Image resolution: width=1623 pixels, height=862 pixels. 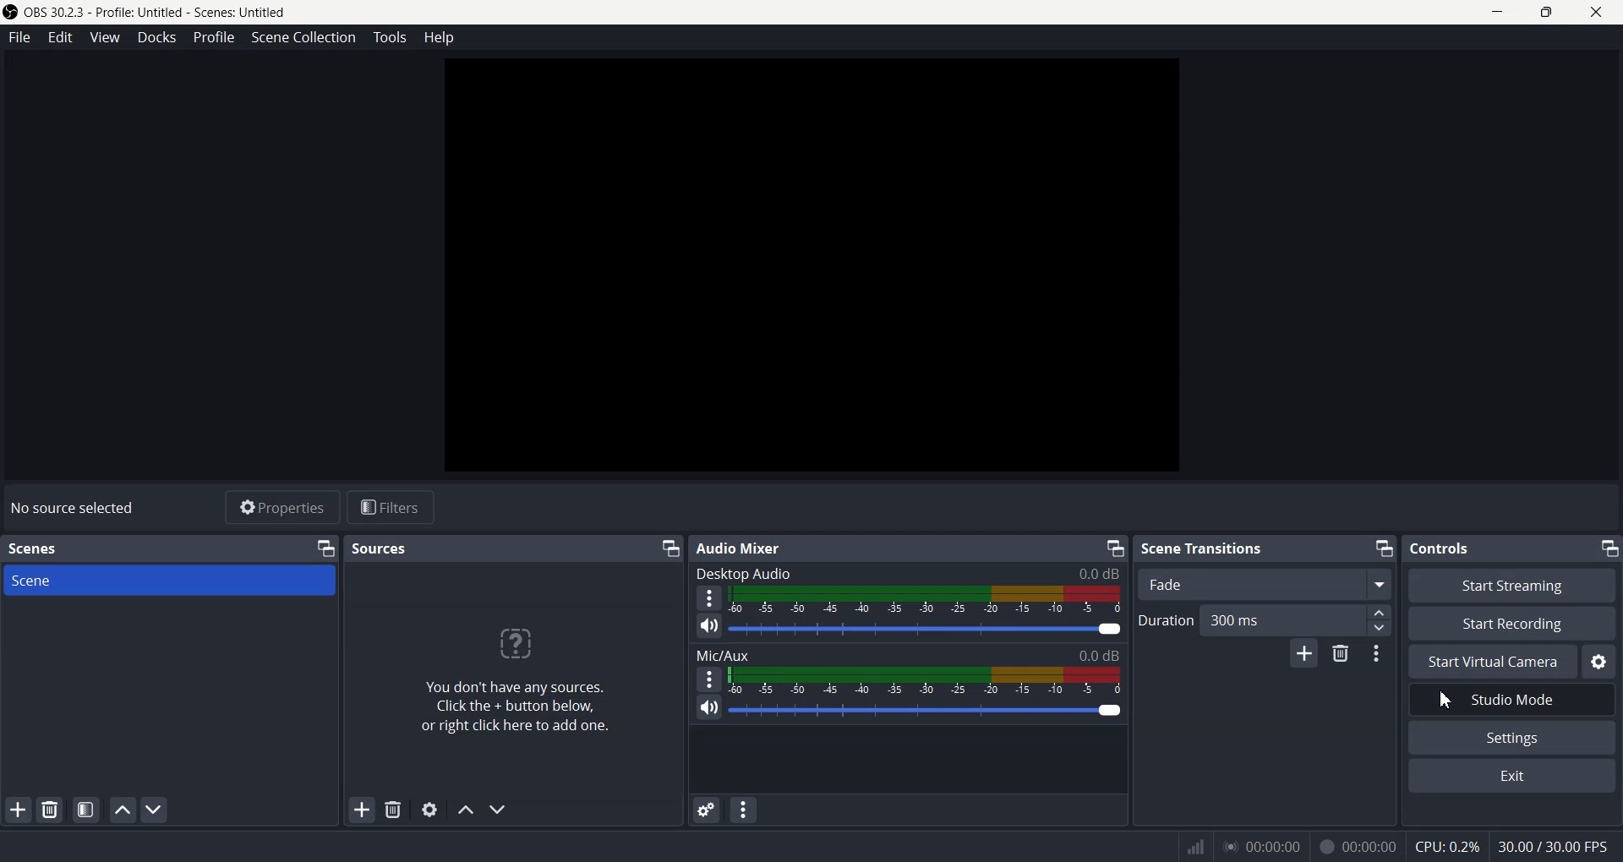 What do you see at coordinates (1563, 848) in the screenshot?
I see `30.00/30.00 FPS` at bounding box center [1563, 848].